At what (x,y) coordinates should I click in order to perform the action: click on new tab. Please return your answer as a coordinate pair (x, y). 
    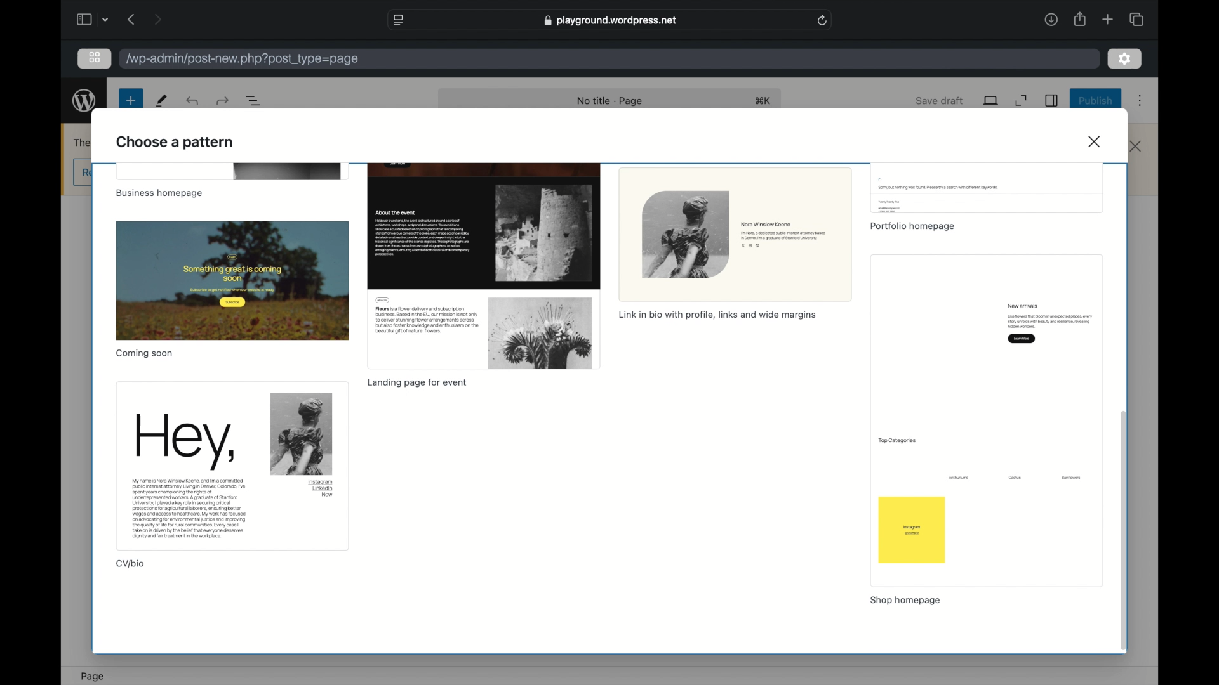
    Looking at the image, I should click on (1108, 19).